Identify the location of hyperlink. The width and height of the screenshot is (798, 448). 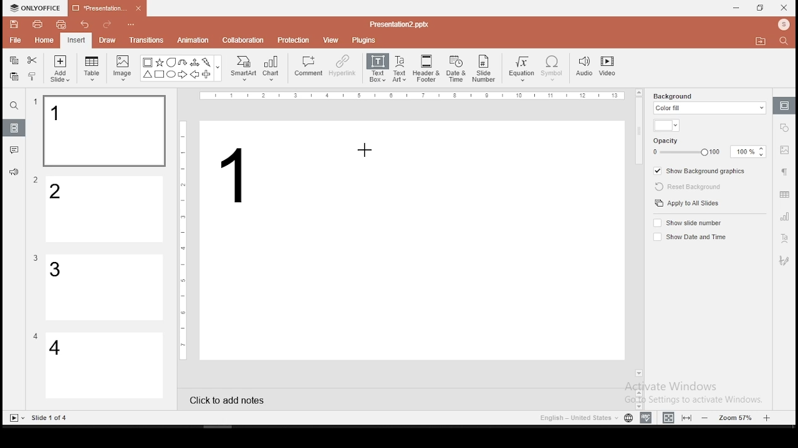
(342, 65).